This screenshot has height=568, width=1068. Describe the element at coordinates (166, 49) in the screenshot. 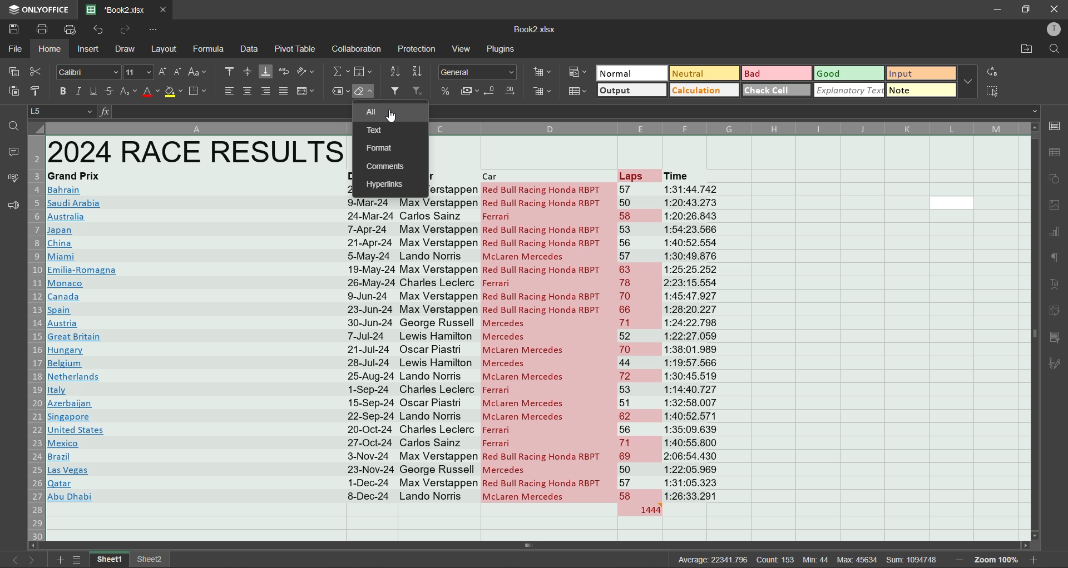

I see `layout` at that location.